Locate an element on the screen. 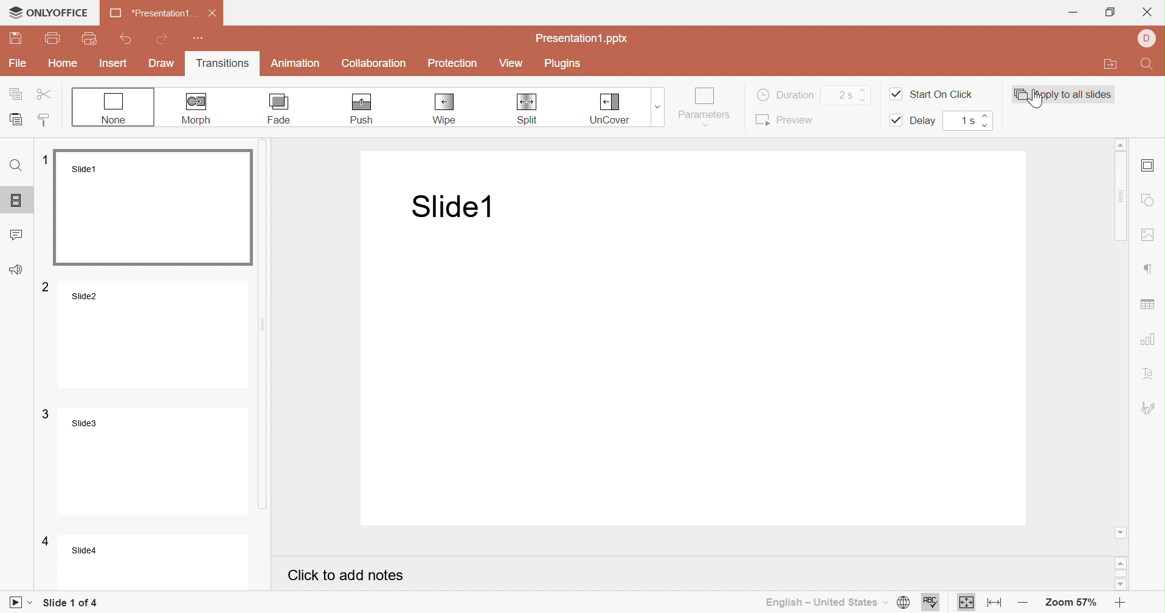  Scroll down is located at coordinates (1122, 586).